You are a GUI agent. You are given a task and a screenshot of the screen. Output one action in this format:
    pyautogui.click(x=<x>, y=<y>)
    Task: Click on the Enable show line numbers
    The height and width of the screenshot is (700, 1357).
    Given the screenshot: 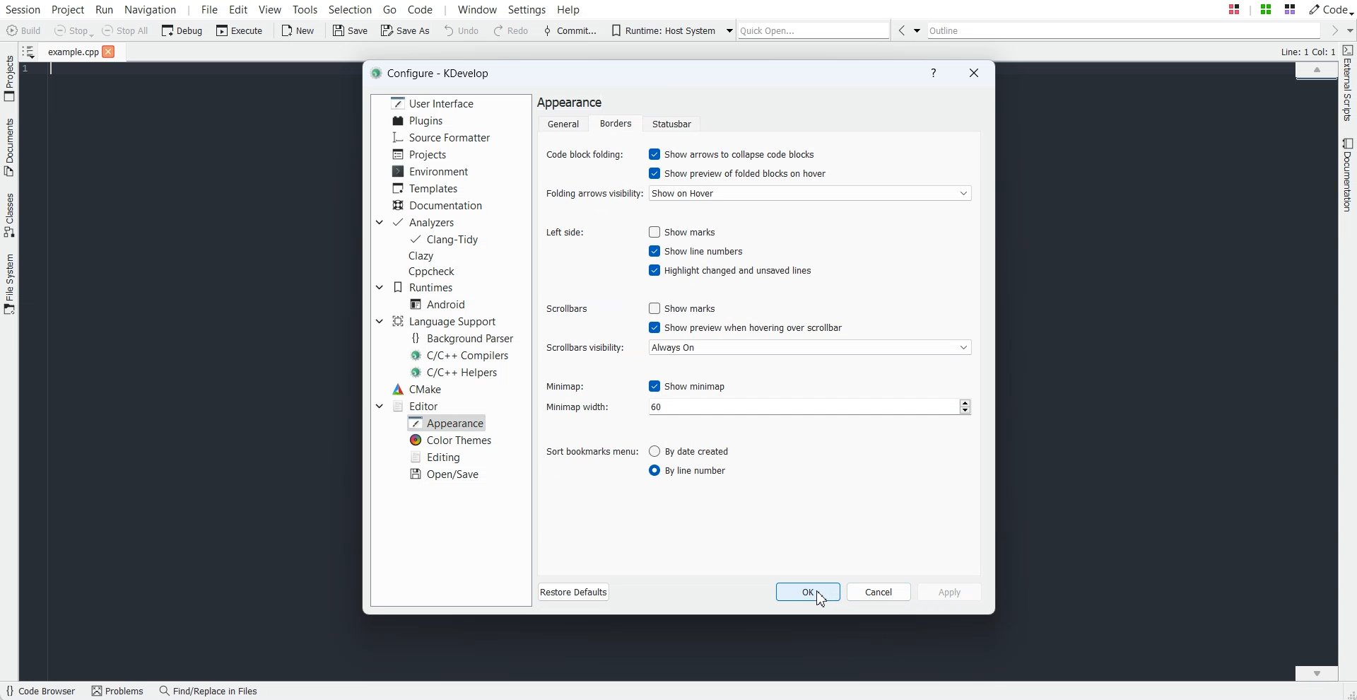 What is the action you would take?
    pyautogui.click(x=695, y=250)
    